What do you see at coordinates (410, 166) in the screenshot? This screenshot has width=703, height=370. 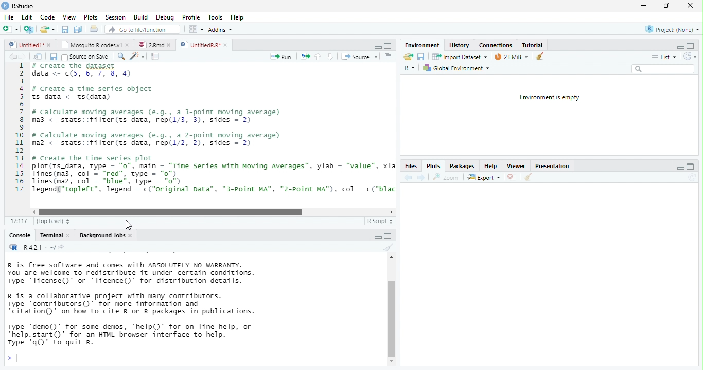 I see `Files` at bounding box center [410, 166].